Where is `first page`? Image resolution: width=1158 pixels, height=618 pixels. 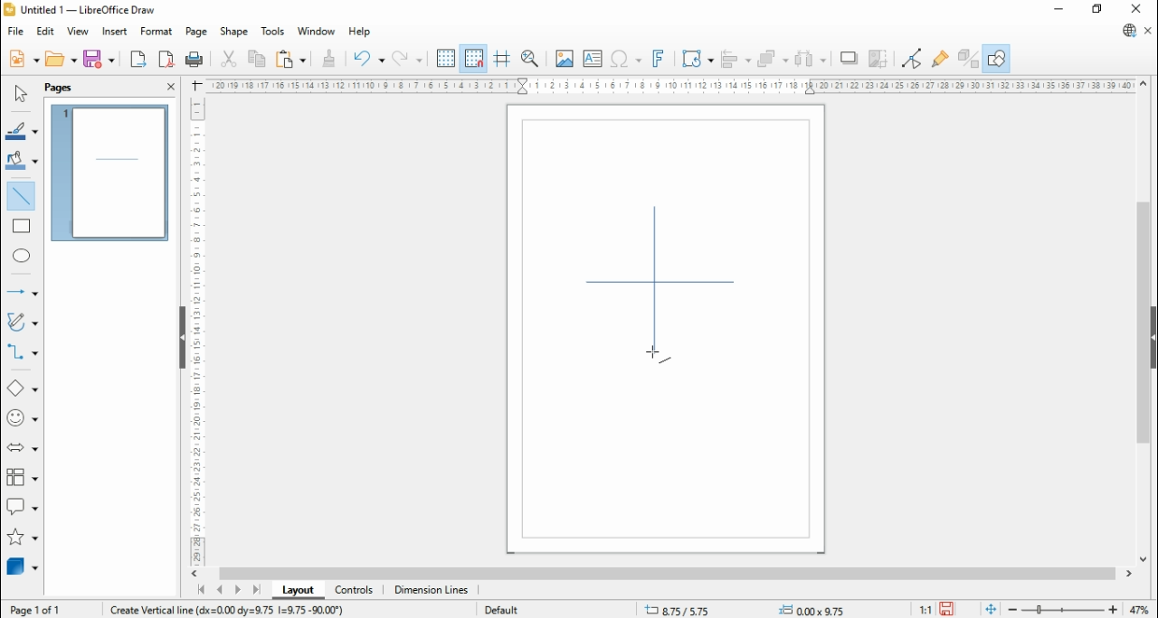
first page is located at coordinates (199, 590).